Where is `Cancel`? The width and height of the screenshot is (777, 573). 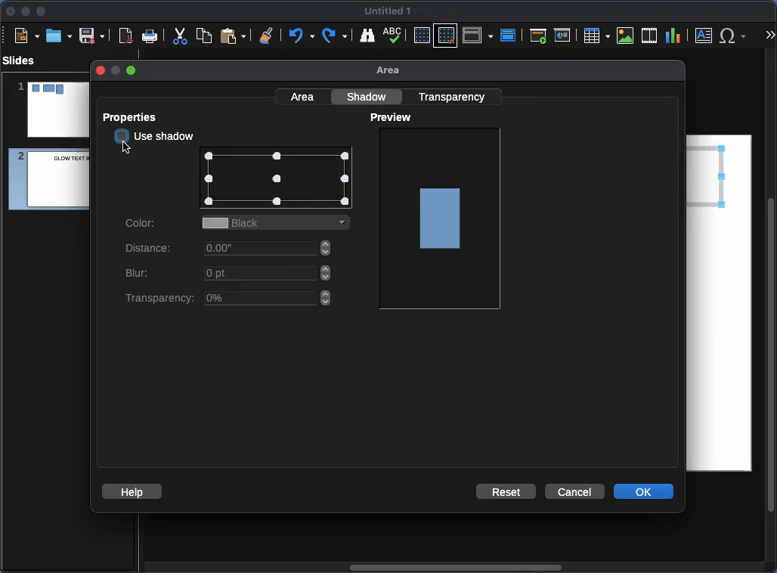
Cancel is located at coordinates (574, 492).